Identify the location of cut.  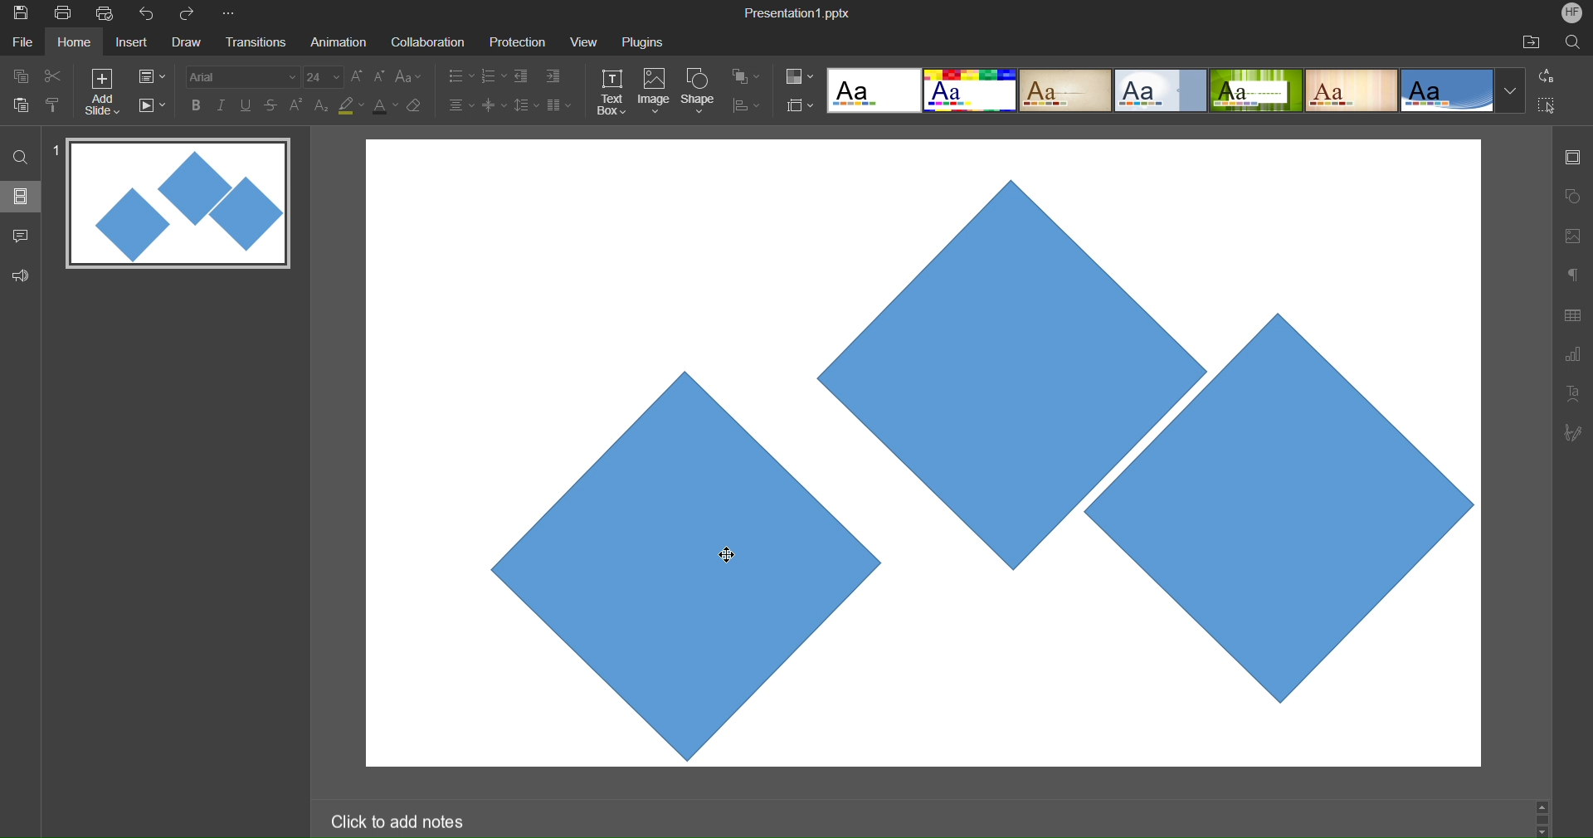
(53, 75).